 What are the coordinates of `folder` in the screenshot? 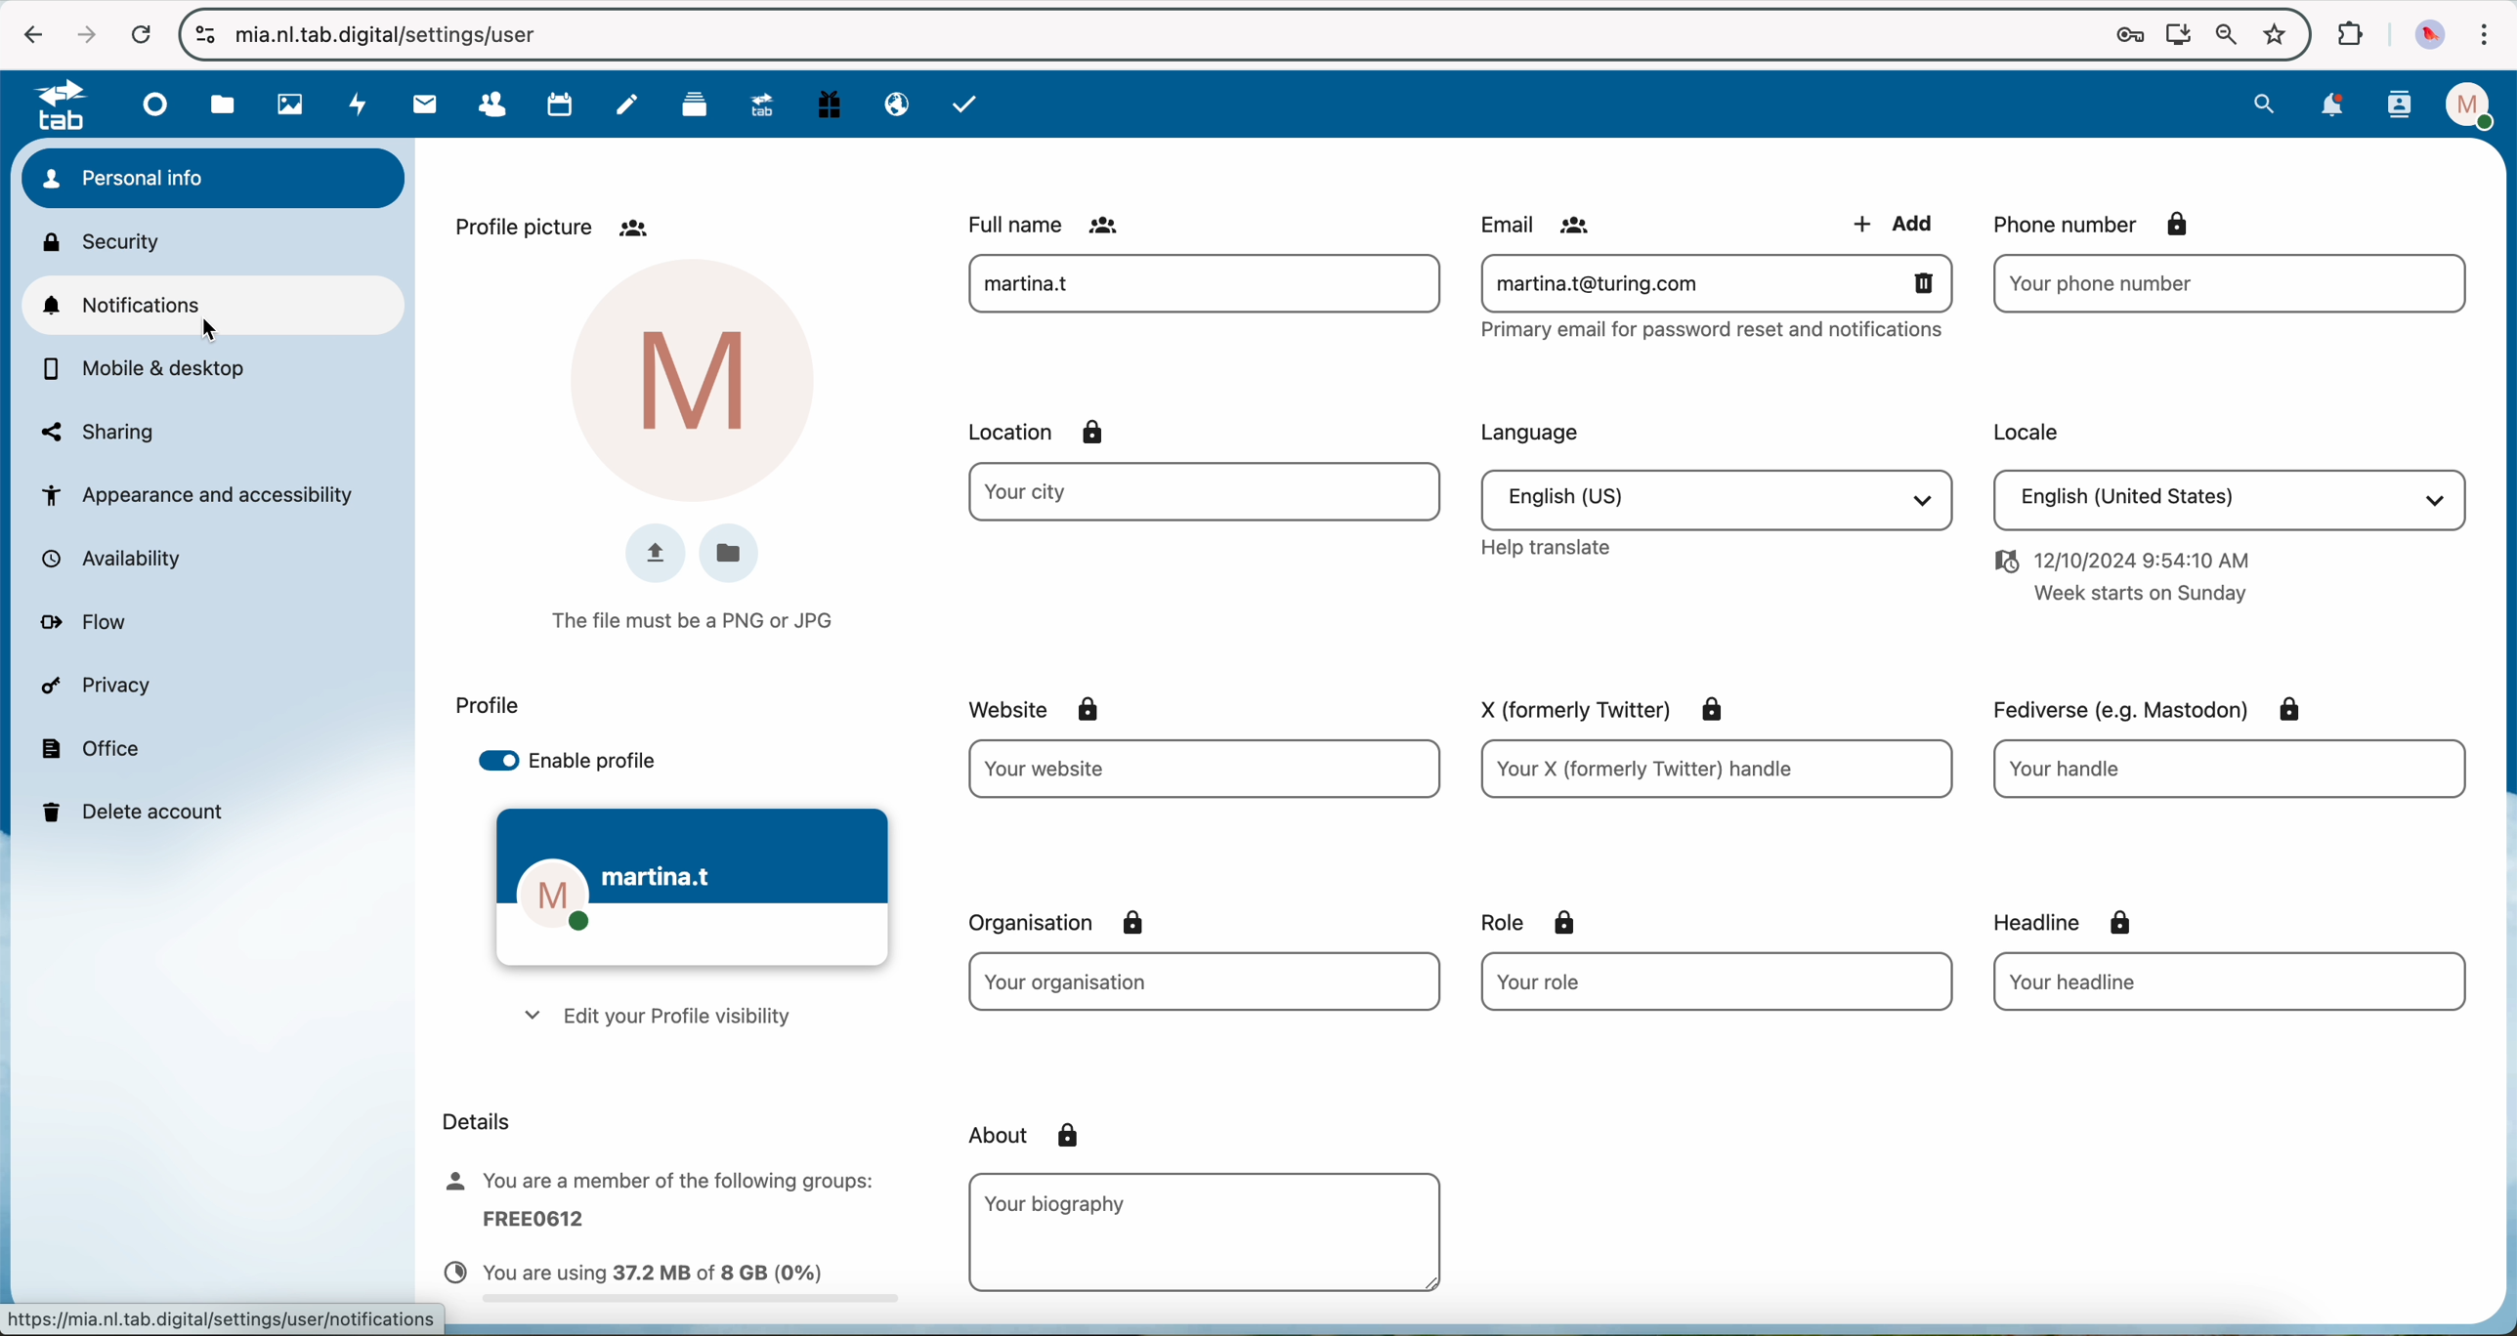 It's located at (733, 550).